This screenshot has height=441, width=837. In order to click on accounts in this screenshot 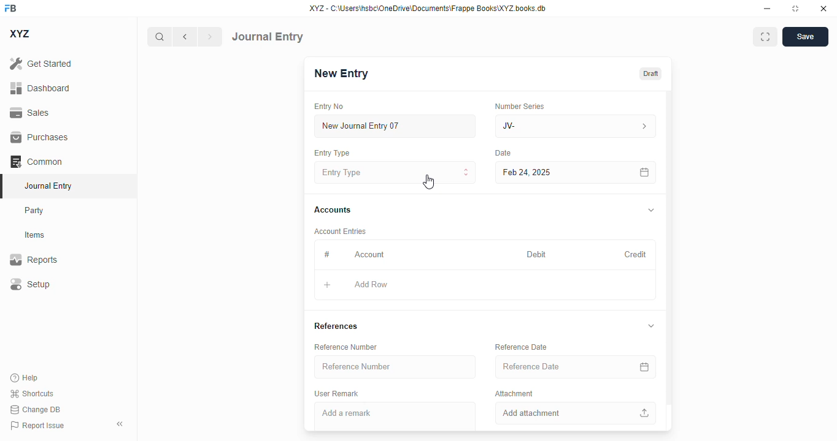, I will do `click(333, 211)`.